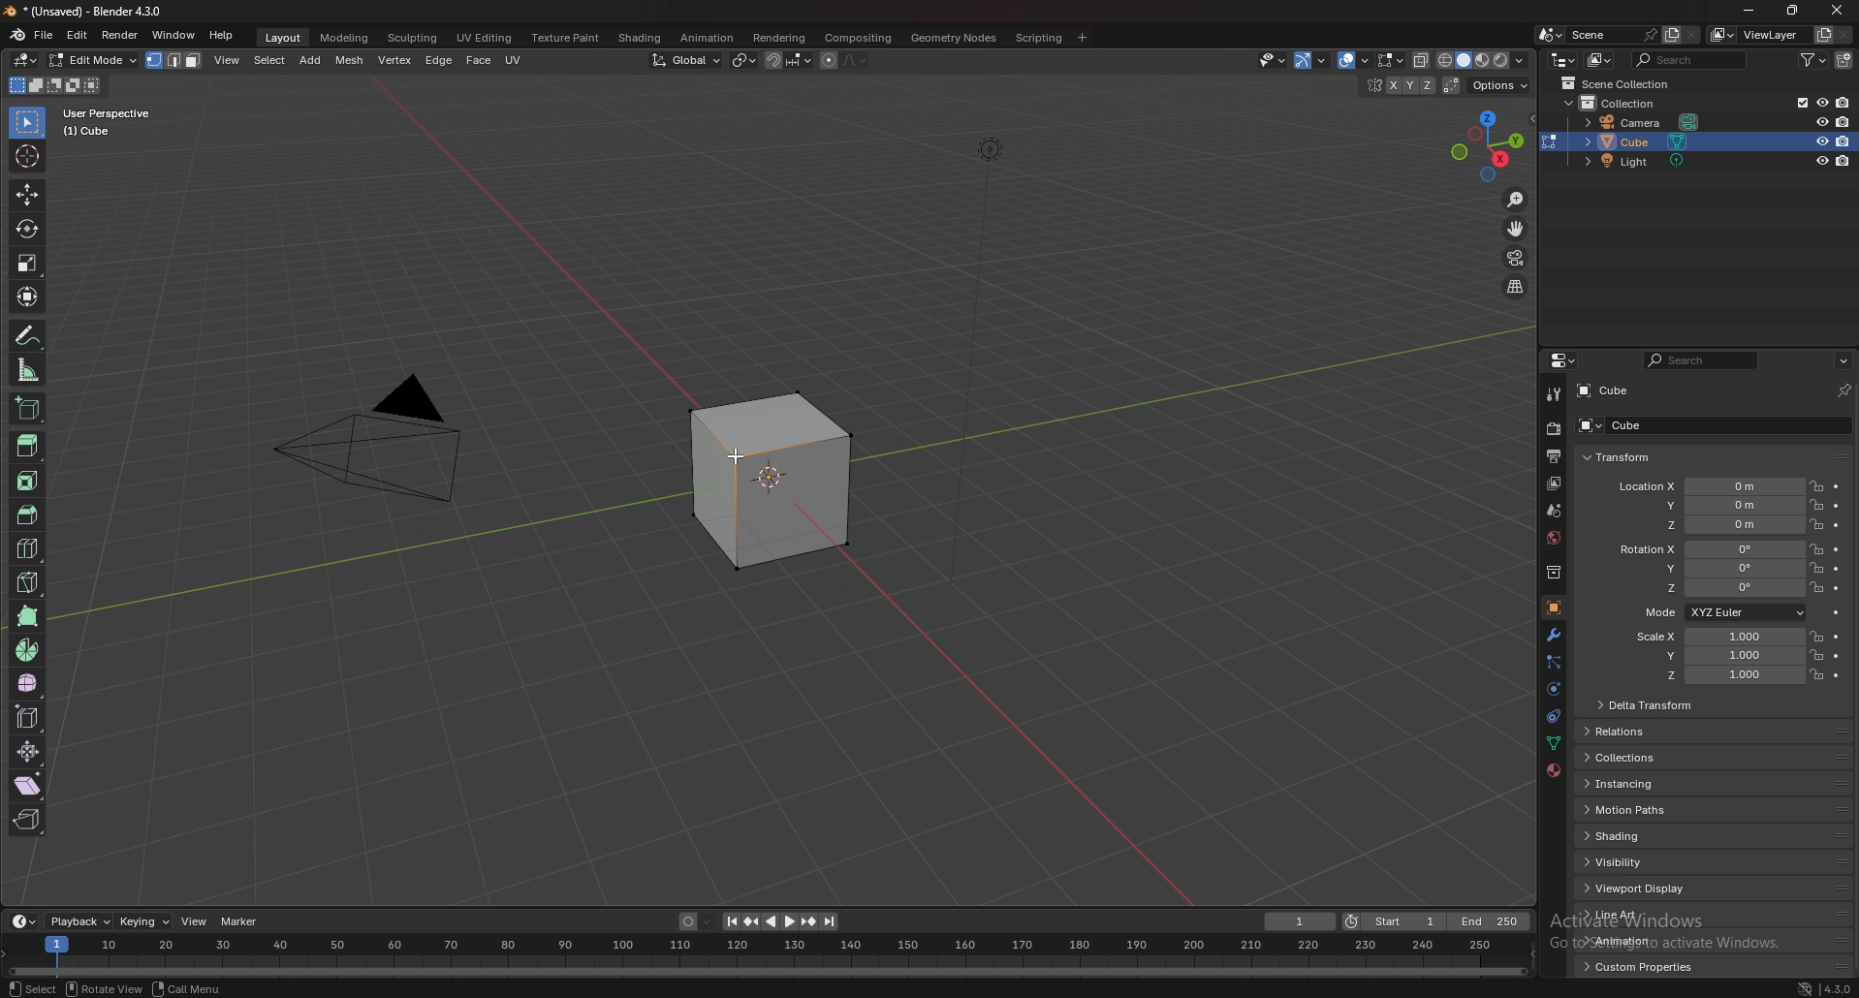 This screenshot has width=1859, height=998. What do you see at coordinates (1749, 11) in the screenshot?
I see `minimize` at bounding box center [1749, 11].